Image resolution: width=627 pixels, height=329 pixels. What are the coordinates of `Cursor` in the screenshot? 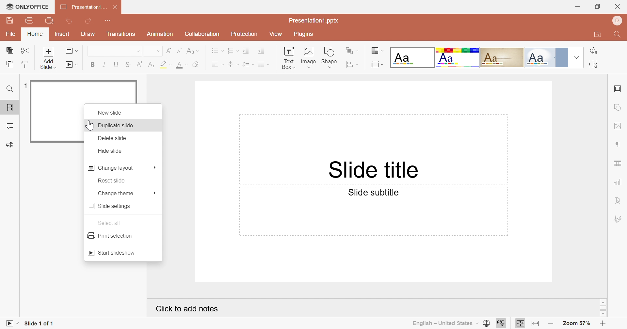 It's located at (89, 125).